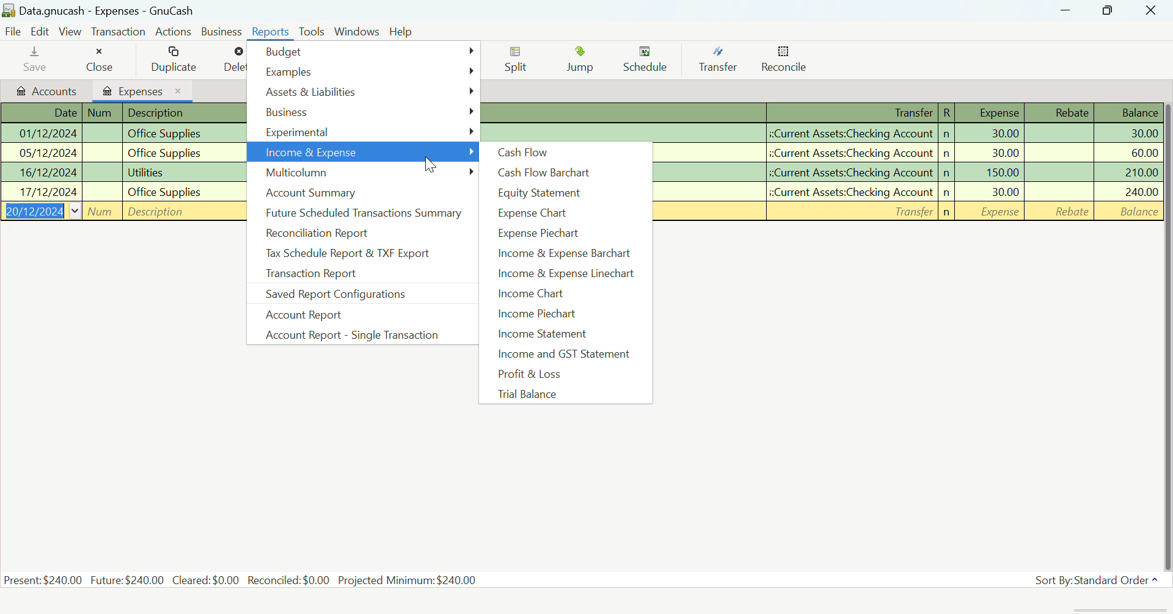  Describe the element at coordinates (565, 153) in the screenshot. I see `Cash Flow` at that location.